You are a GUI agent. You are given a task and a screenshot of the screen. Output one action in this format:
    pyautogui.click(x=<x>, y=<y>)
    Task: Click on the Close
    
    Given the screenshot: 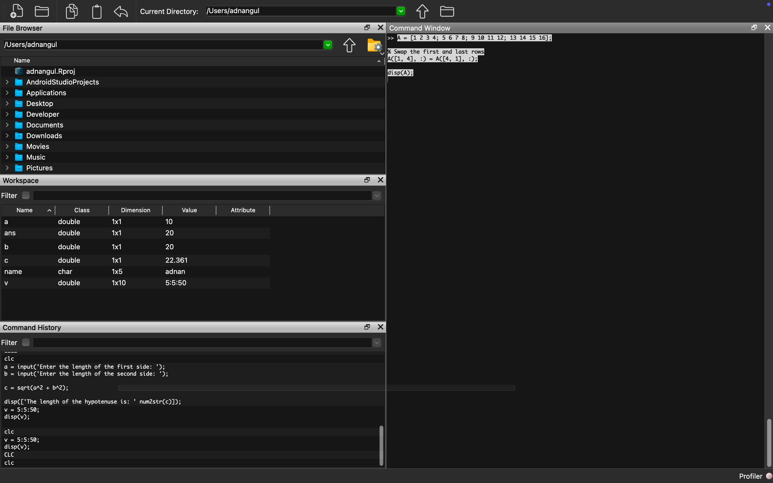 What is the action you would take?
    pyautogui.click(x=769, y=27)
    